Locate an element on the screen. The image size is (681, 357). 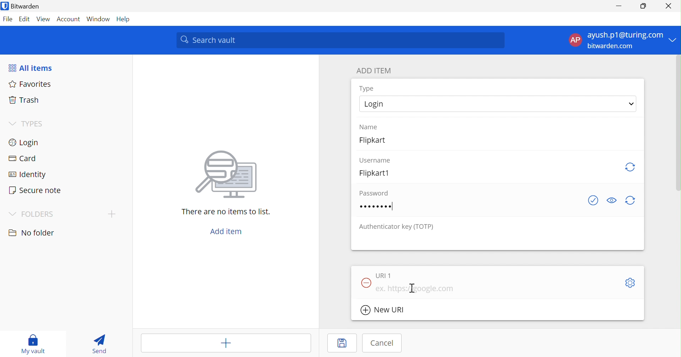
Edit is located at coordinates (23, 19).